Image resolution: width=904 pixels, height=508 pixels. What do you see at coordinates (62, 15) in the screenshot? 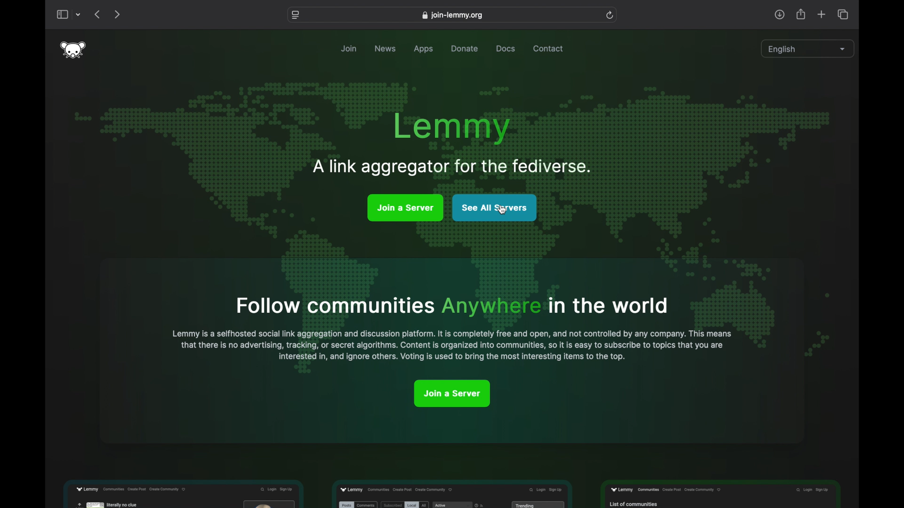
I see `show sidebar` at bounding box center [62, 15].